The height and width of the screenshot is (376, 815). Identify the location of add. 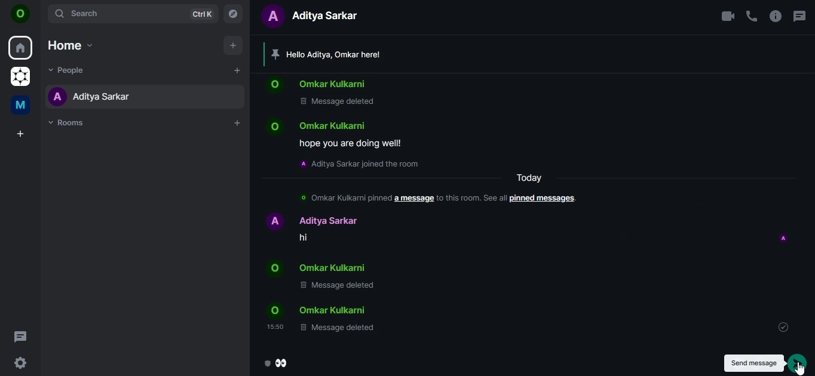
(233, 46).